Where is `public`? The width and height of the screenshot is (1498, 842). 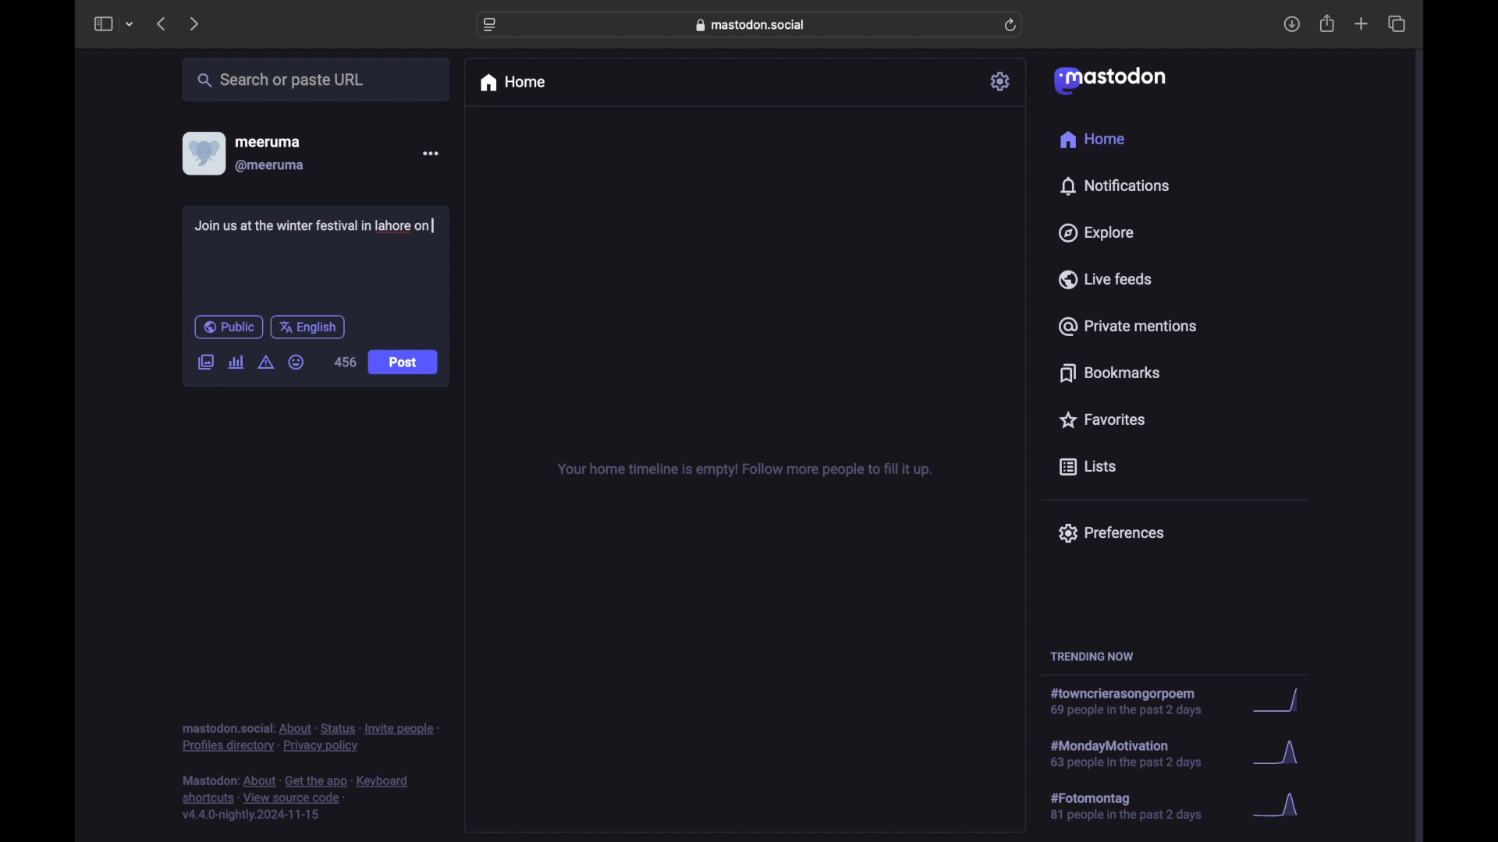 public is located at coordinates (228, 327).